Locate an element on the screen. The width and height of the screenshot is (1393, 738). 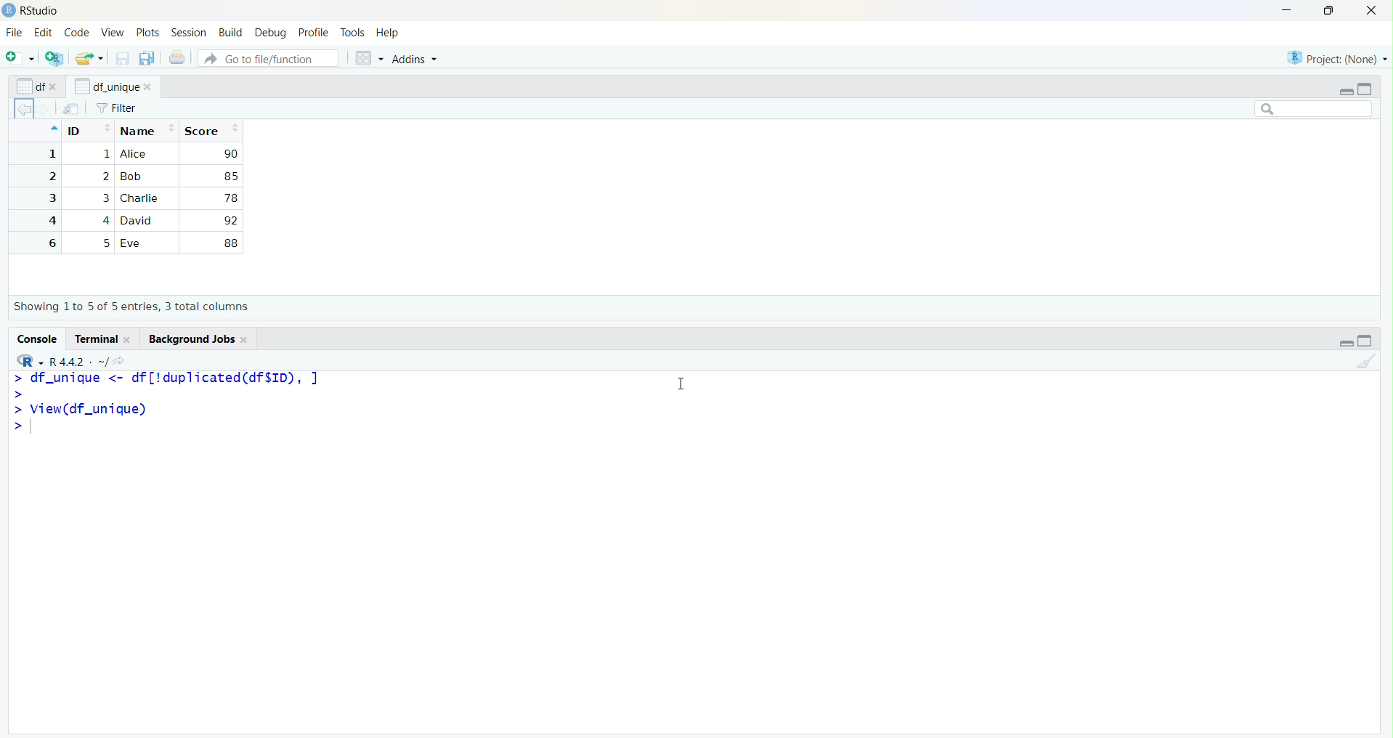
R 4.4.2 is located at coordinates (68, 362).